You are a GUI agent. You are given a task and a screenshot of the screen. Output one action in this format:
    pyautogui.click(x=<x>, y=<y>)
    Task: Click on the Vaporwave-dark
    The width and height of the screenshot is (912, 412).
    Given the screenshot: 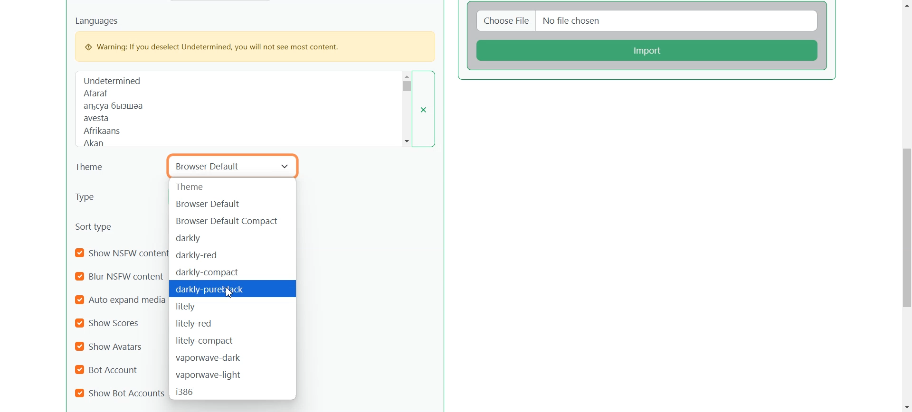 What is the action you would take?
    pyautogui.click(x=233, y=357)
    